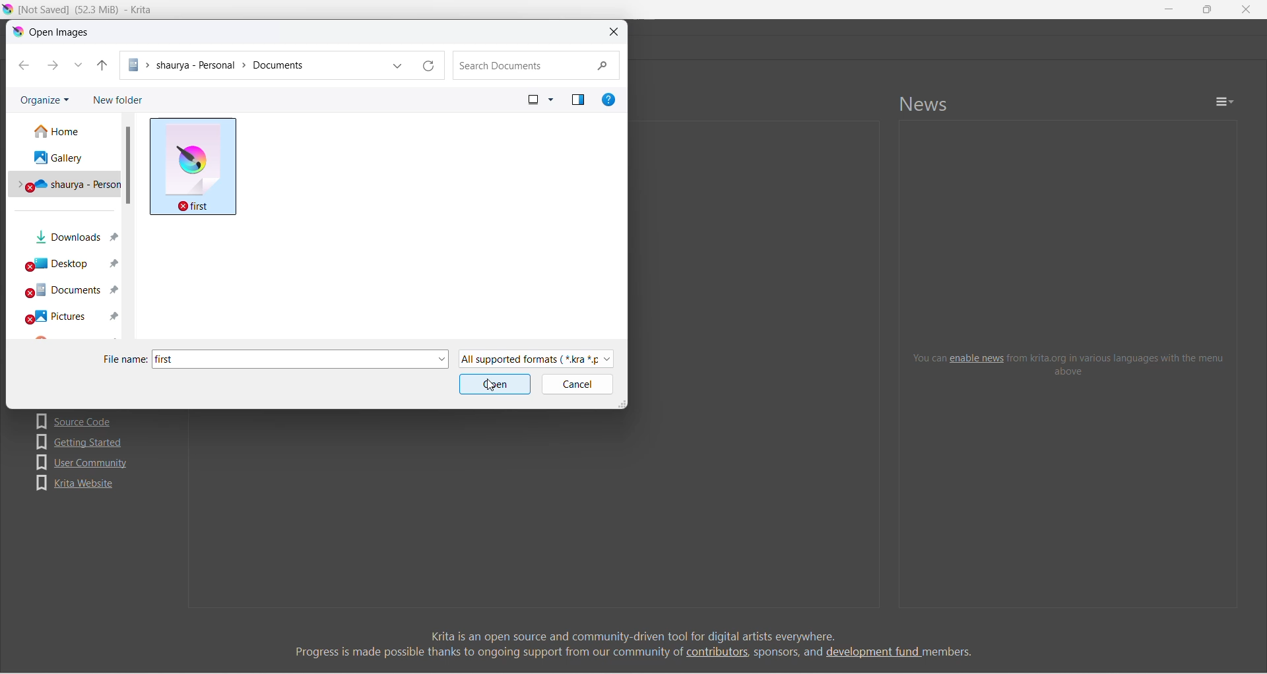 Image resolution: width=1267 pixels, height=674 pixels. I want to click on information related krita software, so click(633, 644).